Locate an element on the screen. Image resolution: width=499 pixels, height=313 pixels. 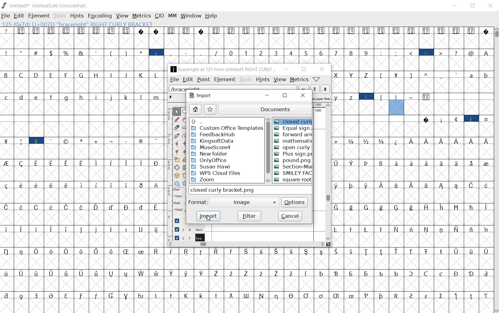
RESTORE DOWN is located at coordinates (474, 6).